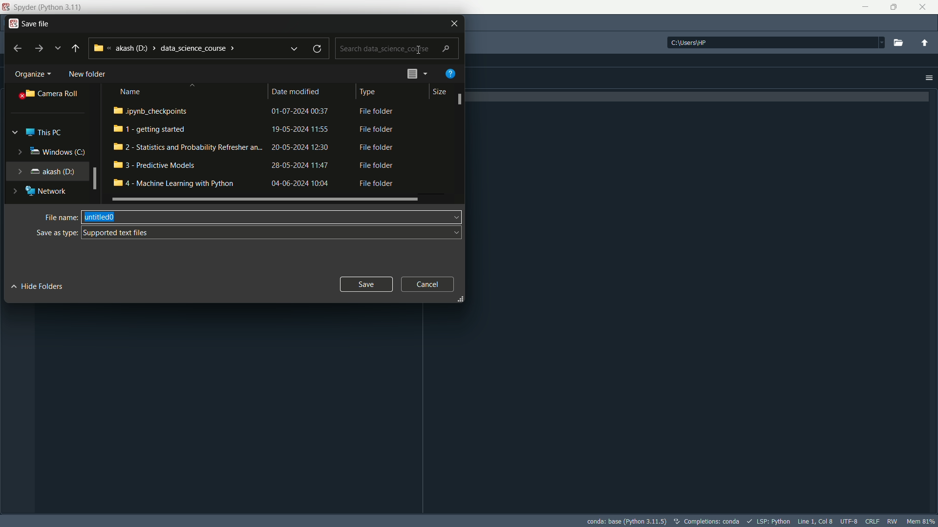  Describe the element at coordinates (863, 7) in the screenshot. I see `minimize` at that location.